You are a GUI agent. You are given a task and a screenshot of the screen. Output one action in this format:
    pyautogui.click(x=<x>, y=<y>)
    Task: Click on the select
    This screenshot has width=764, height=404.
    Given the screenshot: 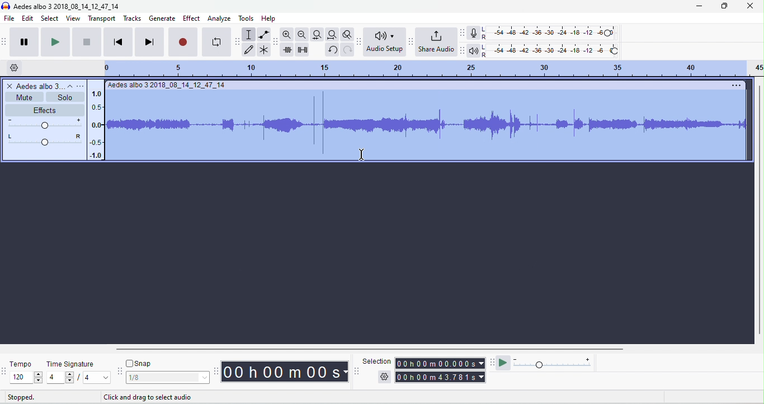 What is the action you would take?
    pyautogui.click(x=50, y=18)
    